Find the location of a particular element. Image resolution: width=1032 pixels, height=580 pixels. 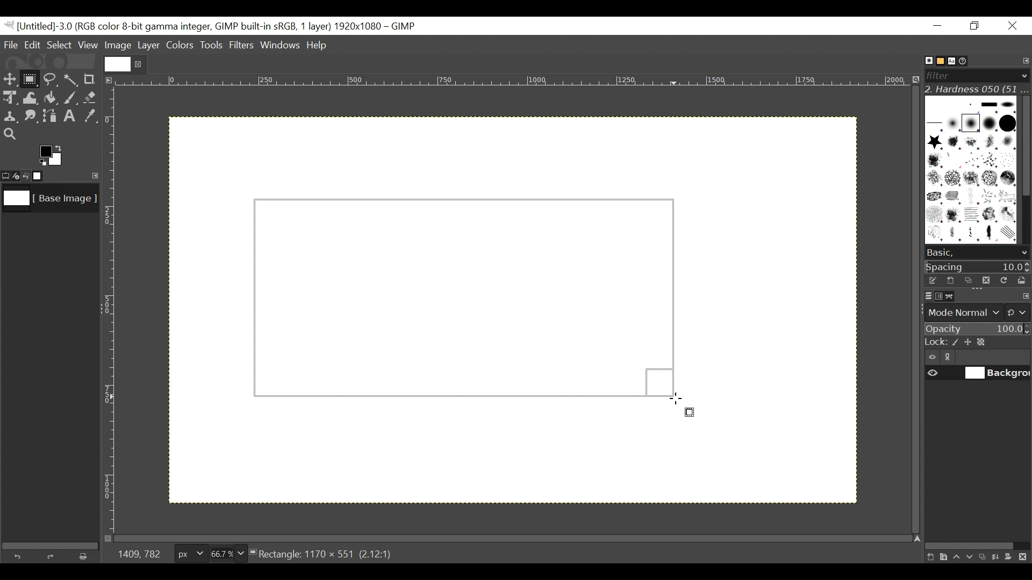

Active background color is located at coordinates (53, 155).